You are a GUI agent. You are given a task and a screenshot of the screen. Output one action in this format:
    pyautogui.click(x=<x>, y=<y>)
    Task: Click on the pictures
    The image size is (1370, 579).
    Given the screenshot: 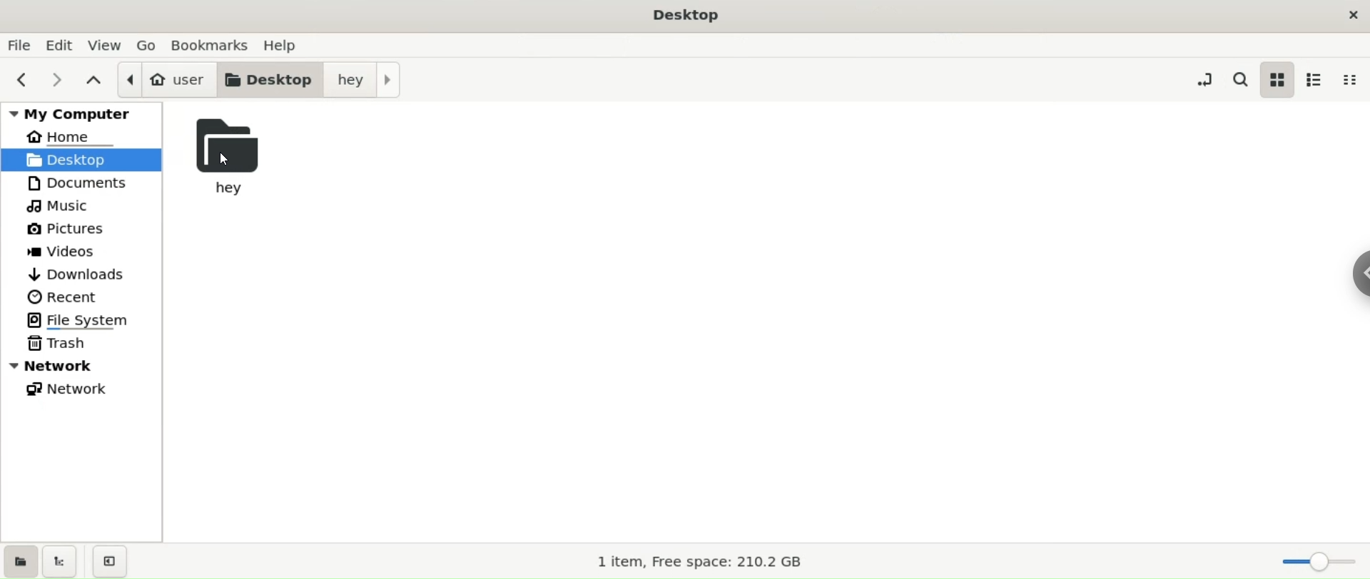 What is the action you would take?
    pyautogui.click(x=81, y=230)
    